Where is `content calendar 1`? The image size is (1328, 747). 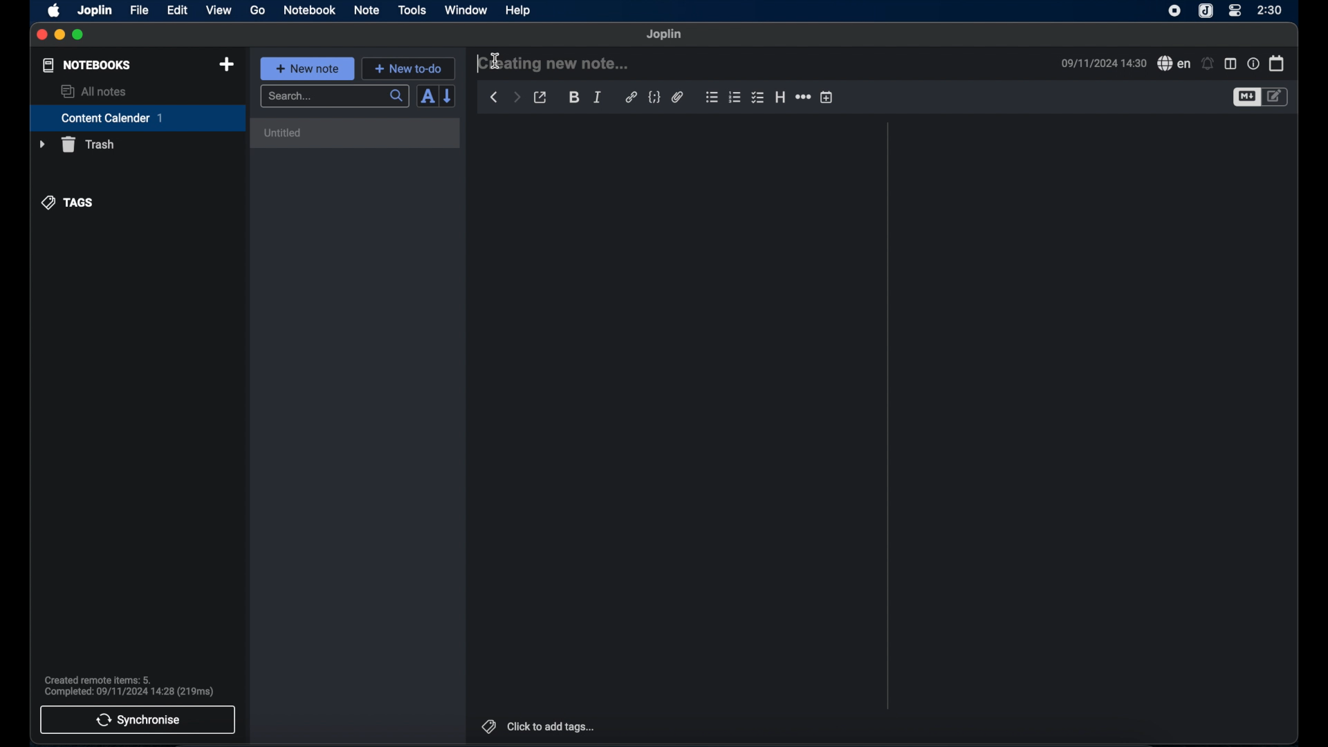
content calendar 1 is located at coordinates (138, 118).